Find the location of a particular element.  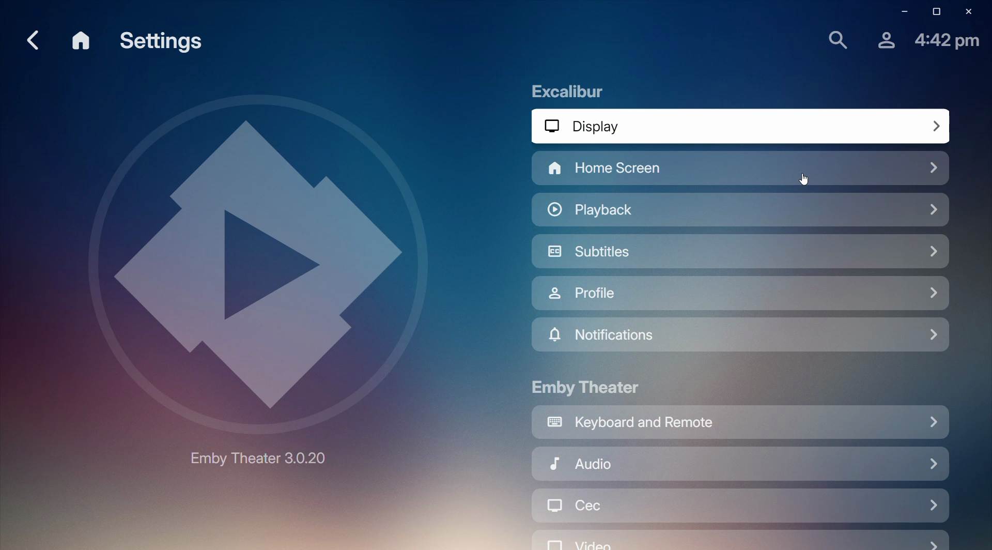

Settings is located at coordinates (165, 39).